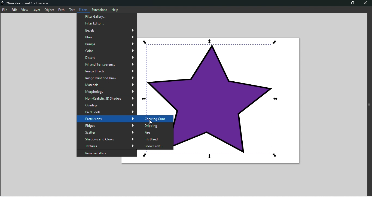 The image size is (372, 197). What do you see at coordinates (105, 153) in the screenshot?
I see `Remove filters` at bounding box center [105, 153].